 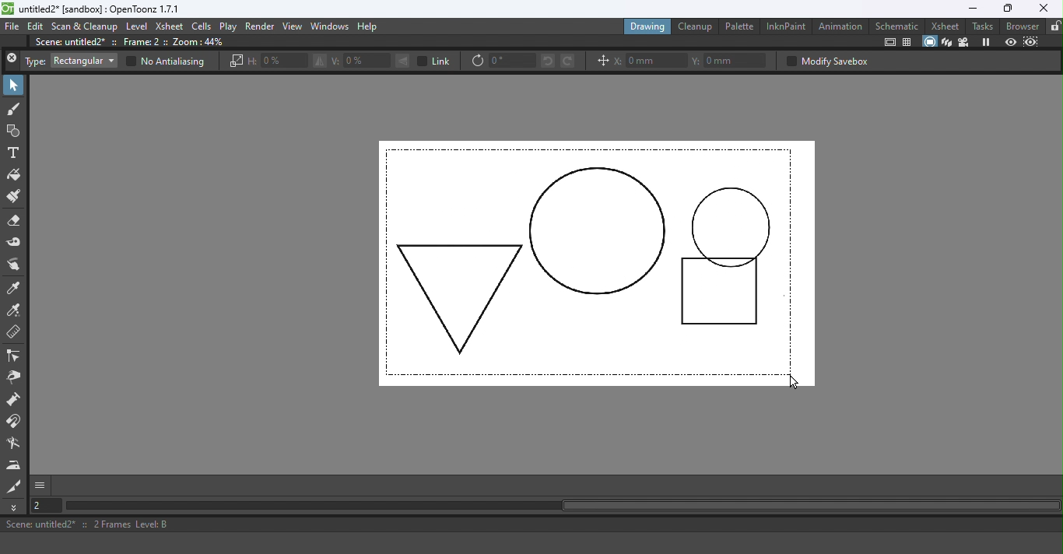 I want to click on Magnet tool, so click(x=16, y=423).